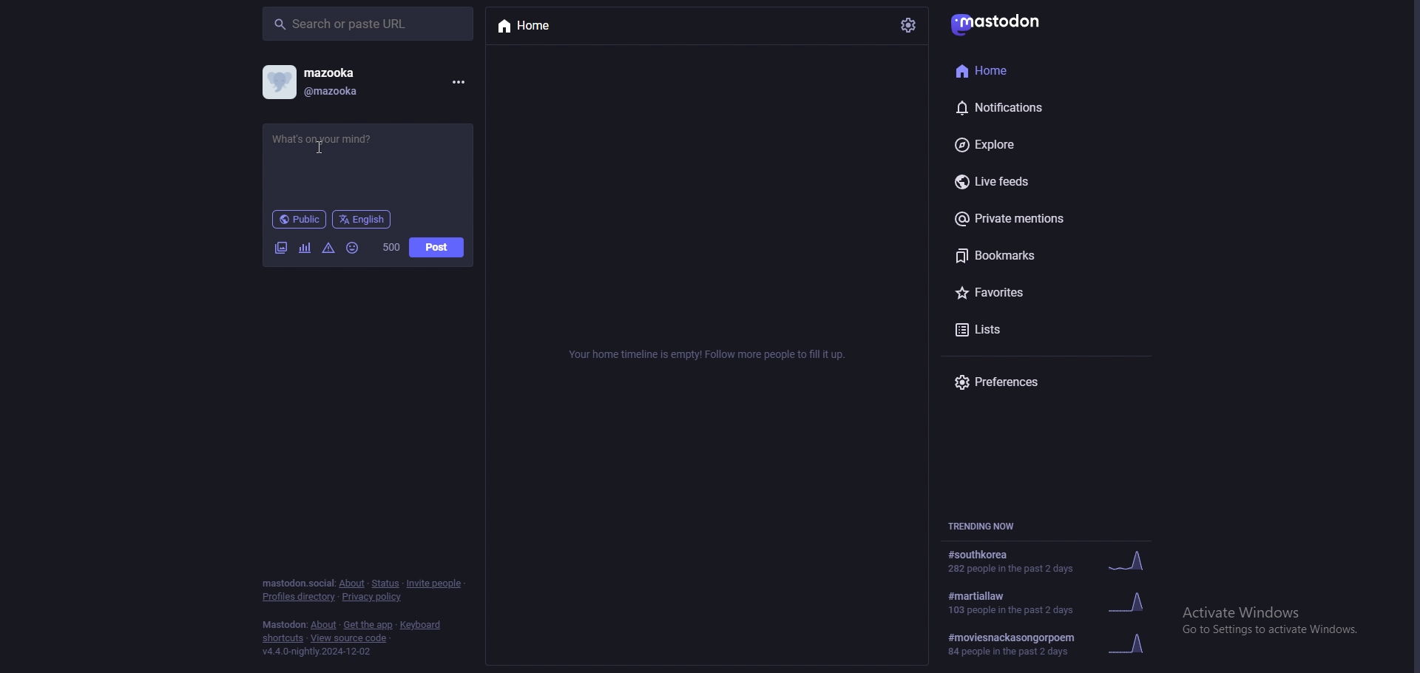 The width and height of the screenshot is (1420, 673). I want to click on explore, so click(1029, 143).